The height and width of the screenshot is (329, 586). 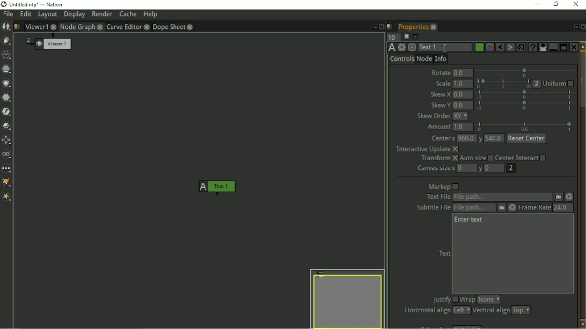 I want to click on Preview, so click(x=347, y=298).